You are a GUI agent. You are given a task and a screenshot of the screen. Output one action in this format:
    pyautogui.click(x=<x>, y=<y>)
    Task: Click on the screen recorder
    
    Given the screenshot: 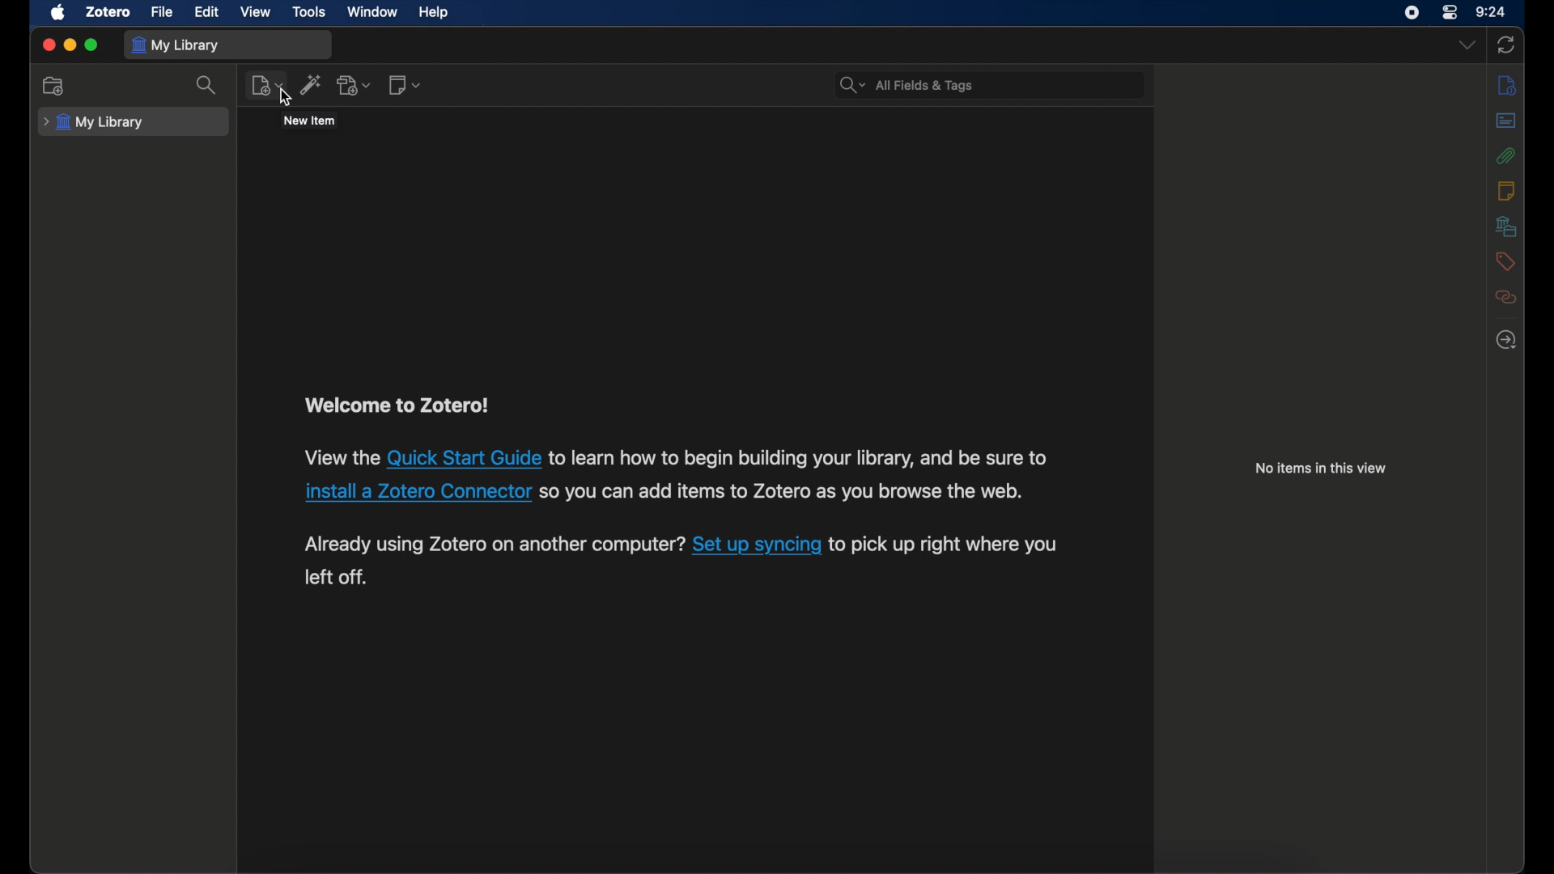 What is the action you would take?
    pyautogui.click(x=1412, y=13)
    